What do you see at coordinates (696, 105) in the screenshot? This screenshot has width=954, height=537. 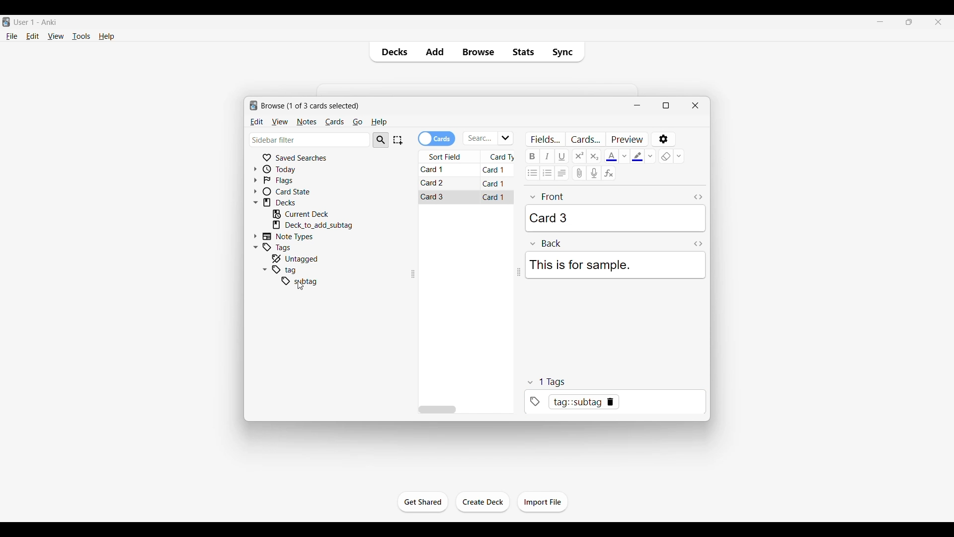 I see `Close window` at bounding box center [696, 105].